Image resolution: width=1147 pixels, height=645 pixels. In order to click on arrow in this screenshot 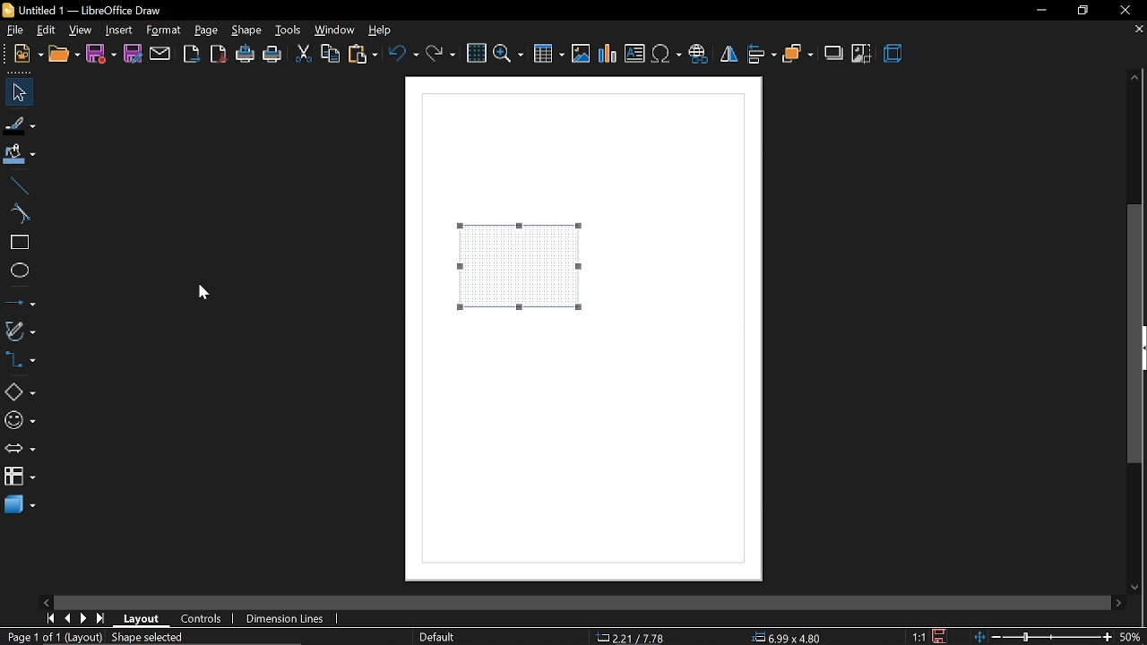, I will do `click(18, 450)`.